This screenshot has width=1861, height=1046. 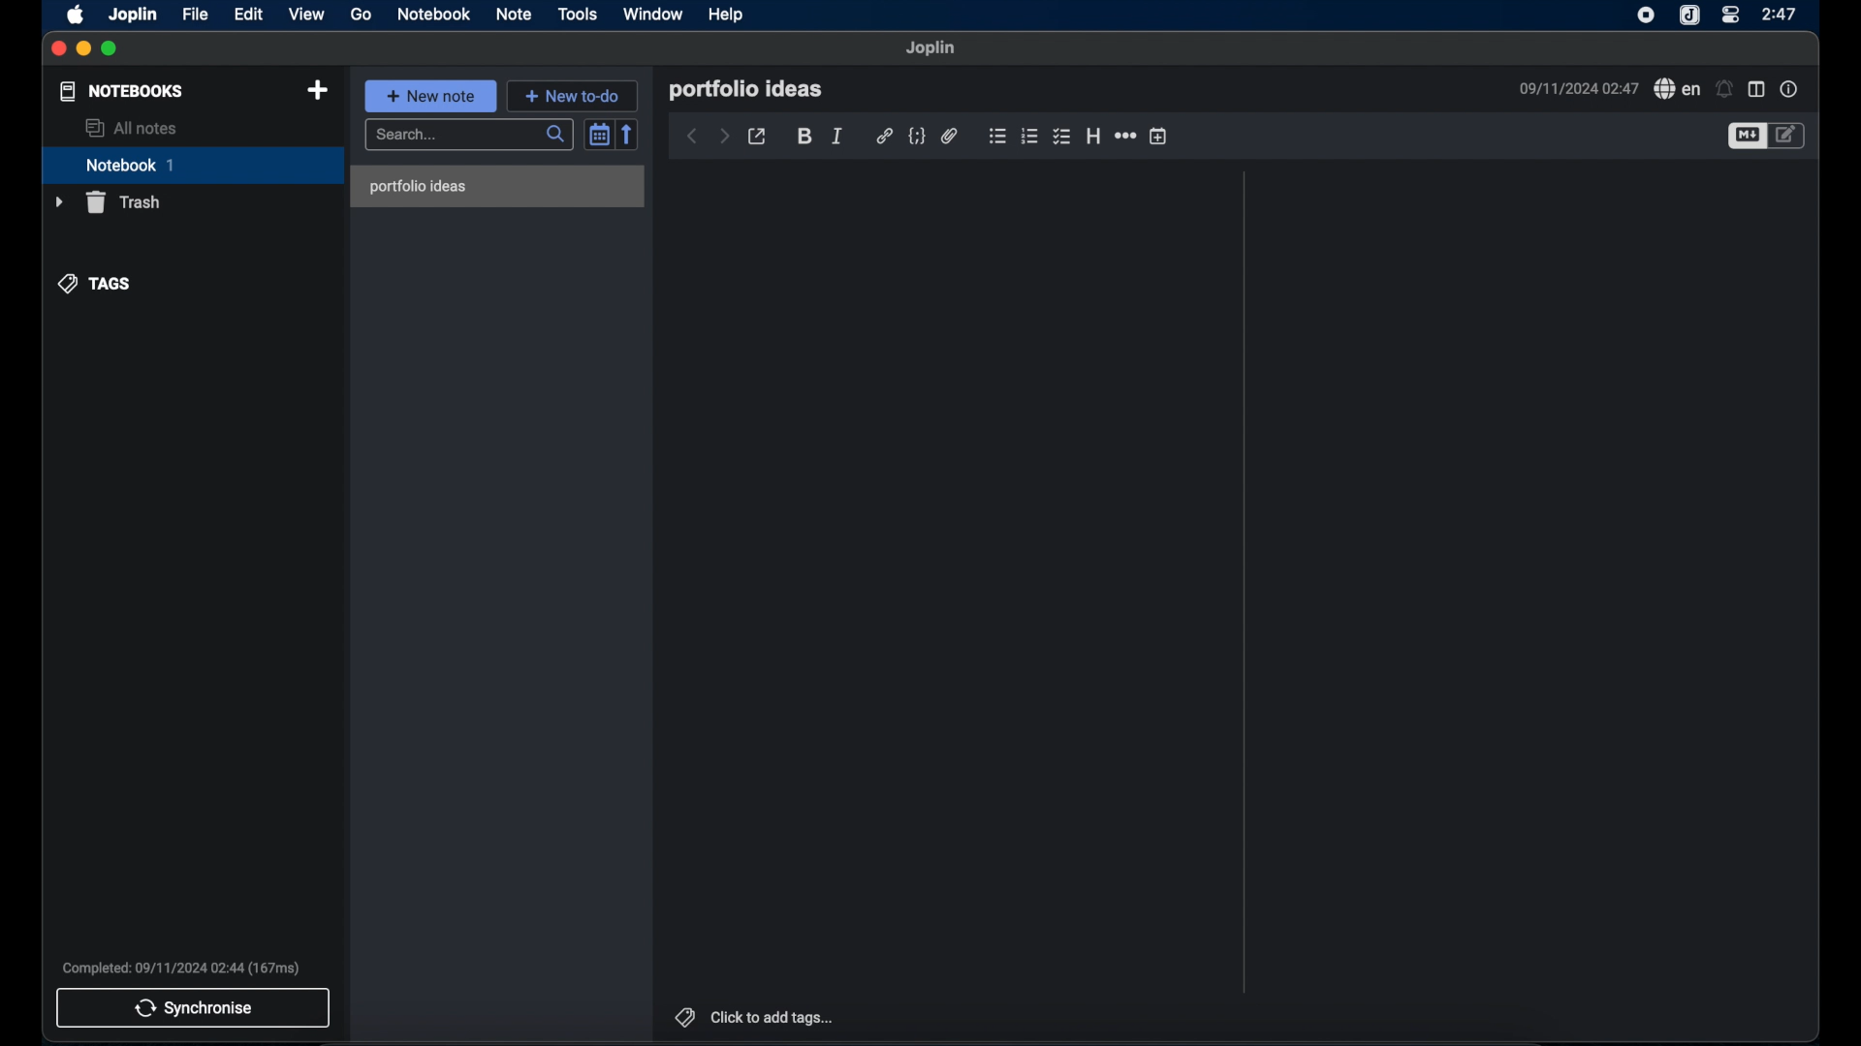 I want to click on toggle editor, so click(x=1745, y=137).